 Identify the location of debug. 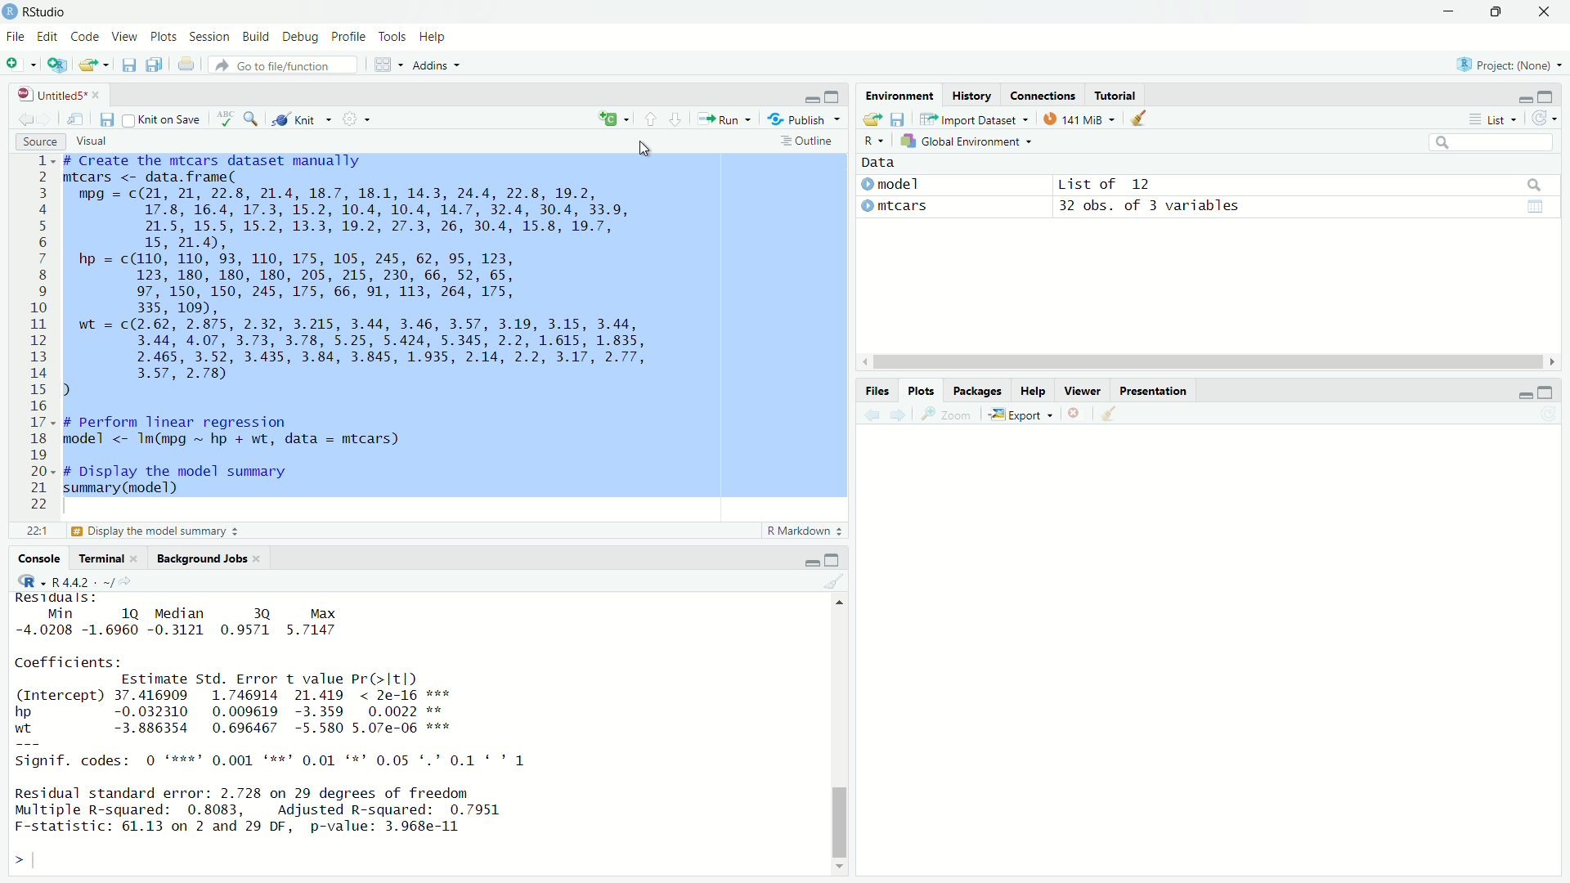
(302, 37).